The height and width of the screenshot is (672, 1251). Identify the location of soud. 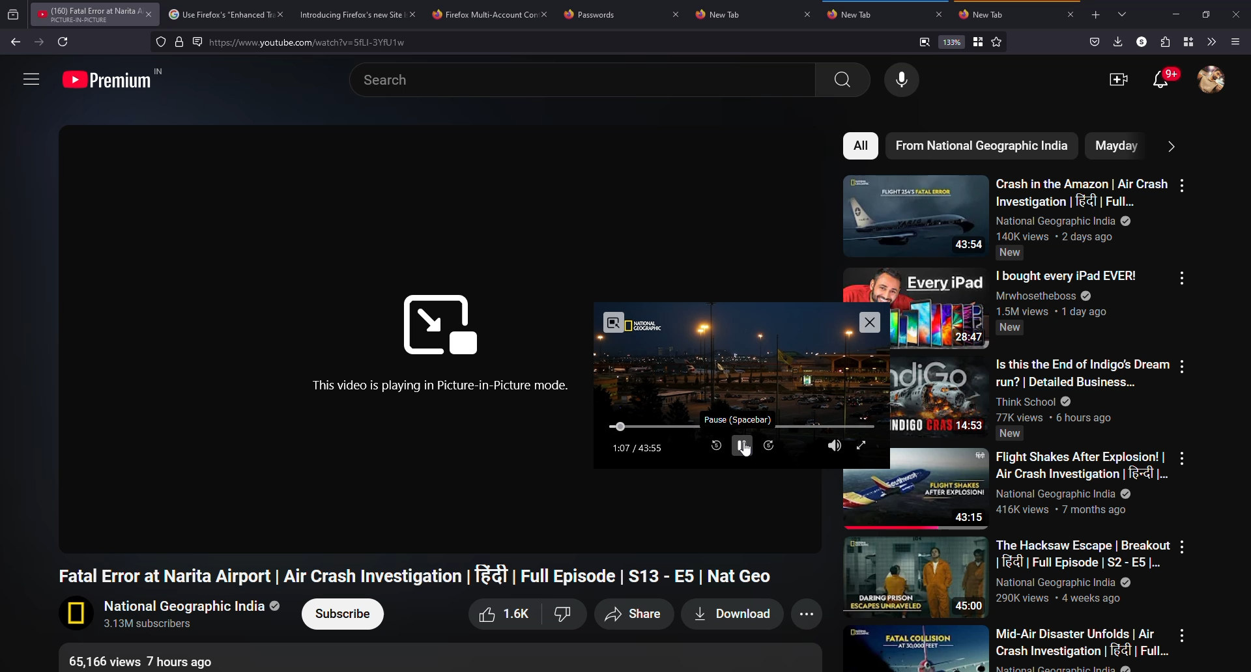
(834, 445).